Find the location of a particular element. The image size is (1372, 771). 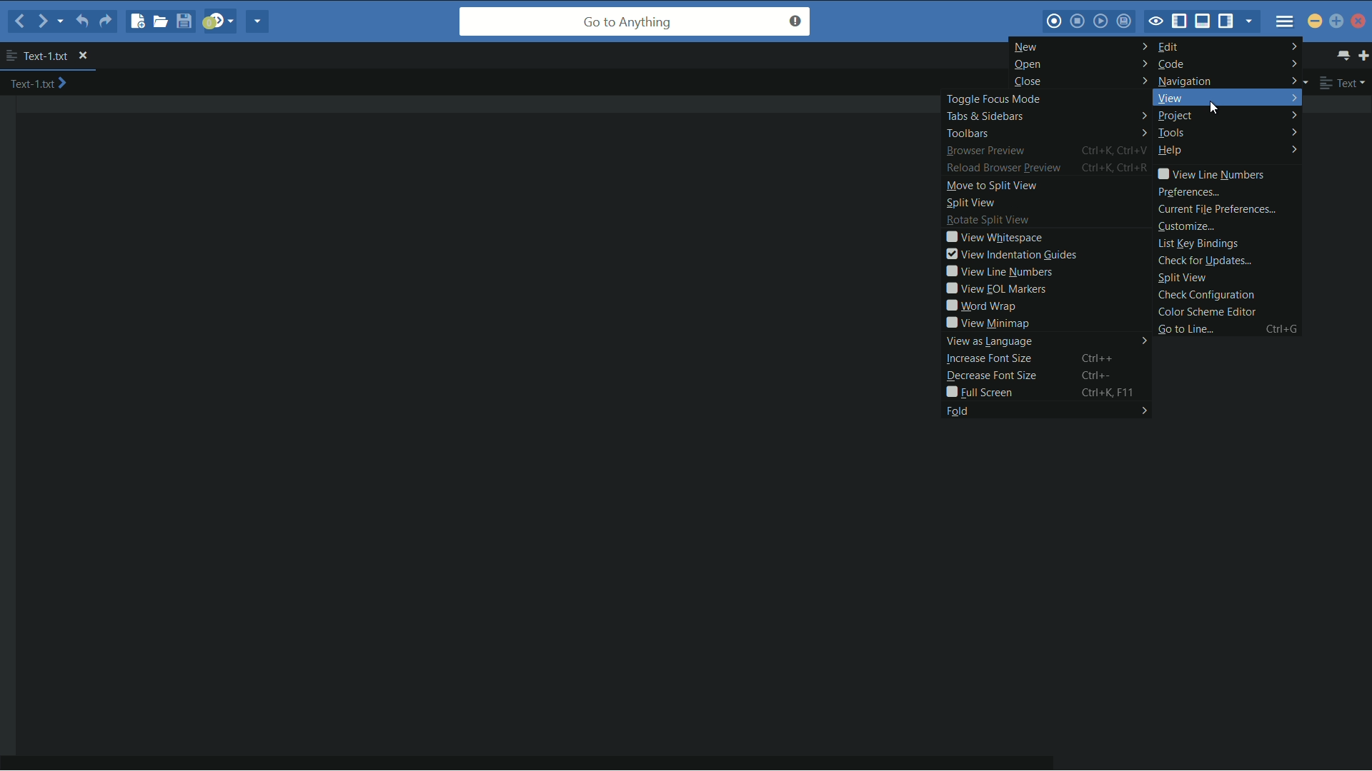

check for updates is located at coordinates (1205, 260).